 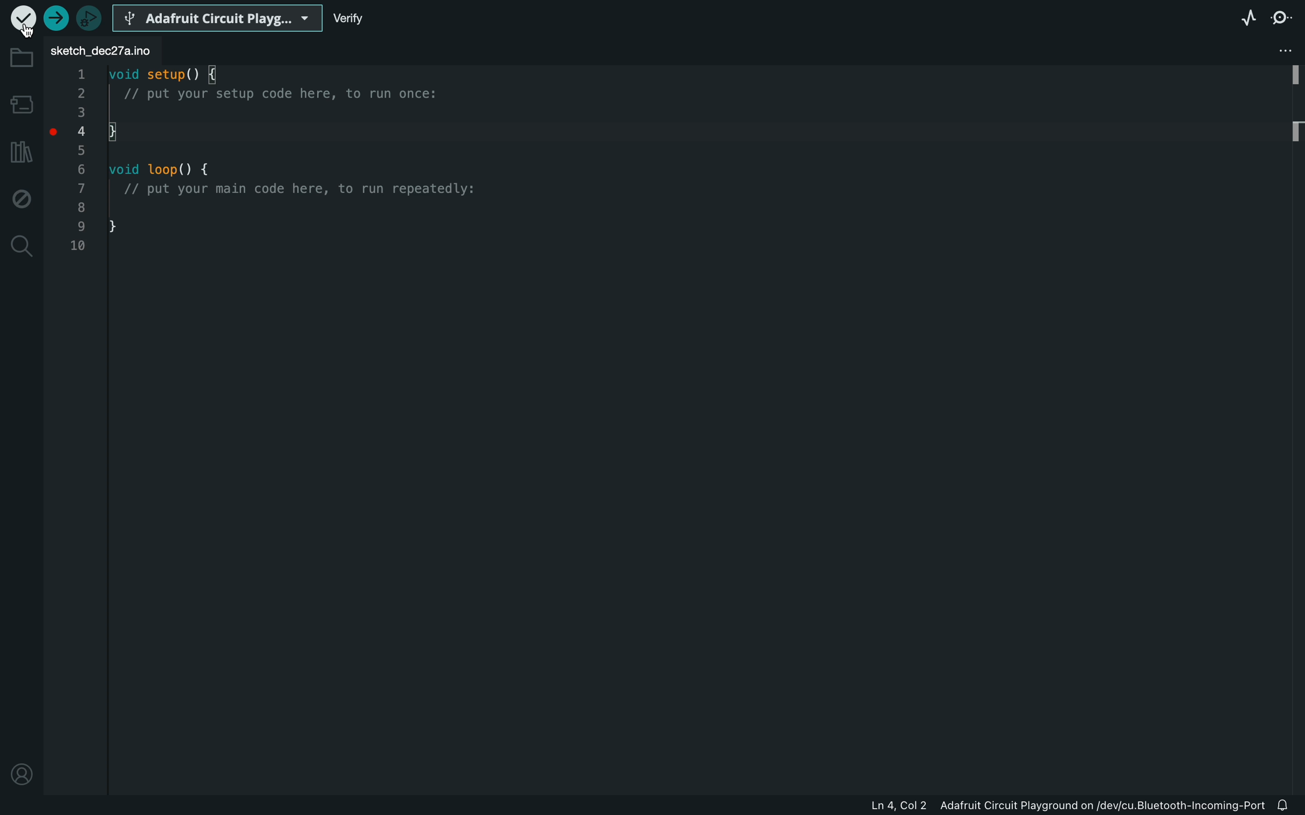 I want to click on board selecter, so click(x=218, y=16).